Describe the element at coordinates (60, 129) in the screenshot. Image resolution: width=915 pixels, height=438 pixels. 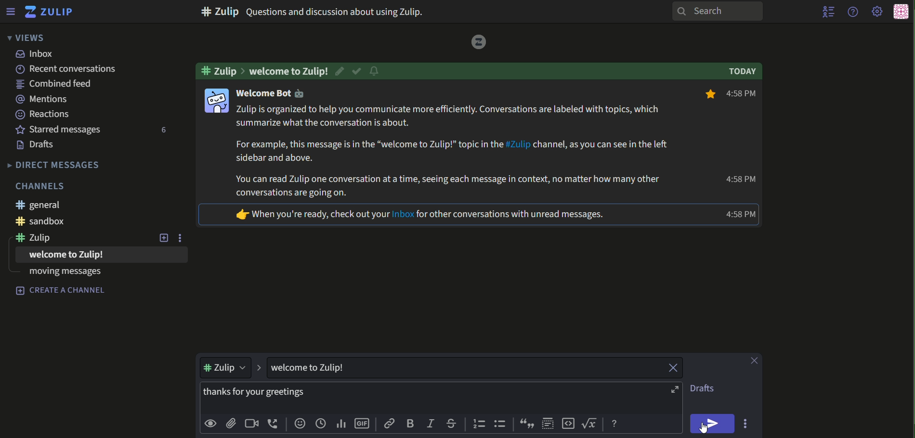
I see `text` at that location.